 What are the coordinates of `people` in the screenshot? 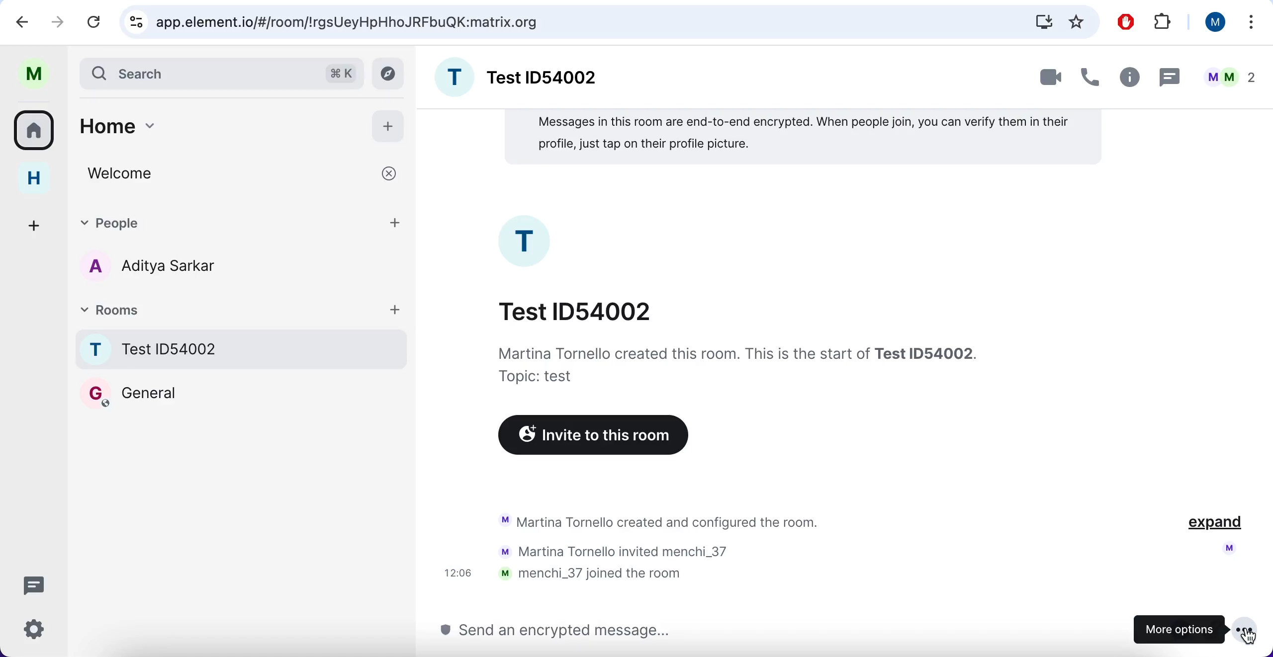 It's located at (1227, 74).